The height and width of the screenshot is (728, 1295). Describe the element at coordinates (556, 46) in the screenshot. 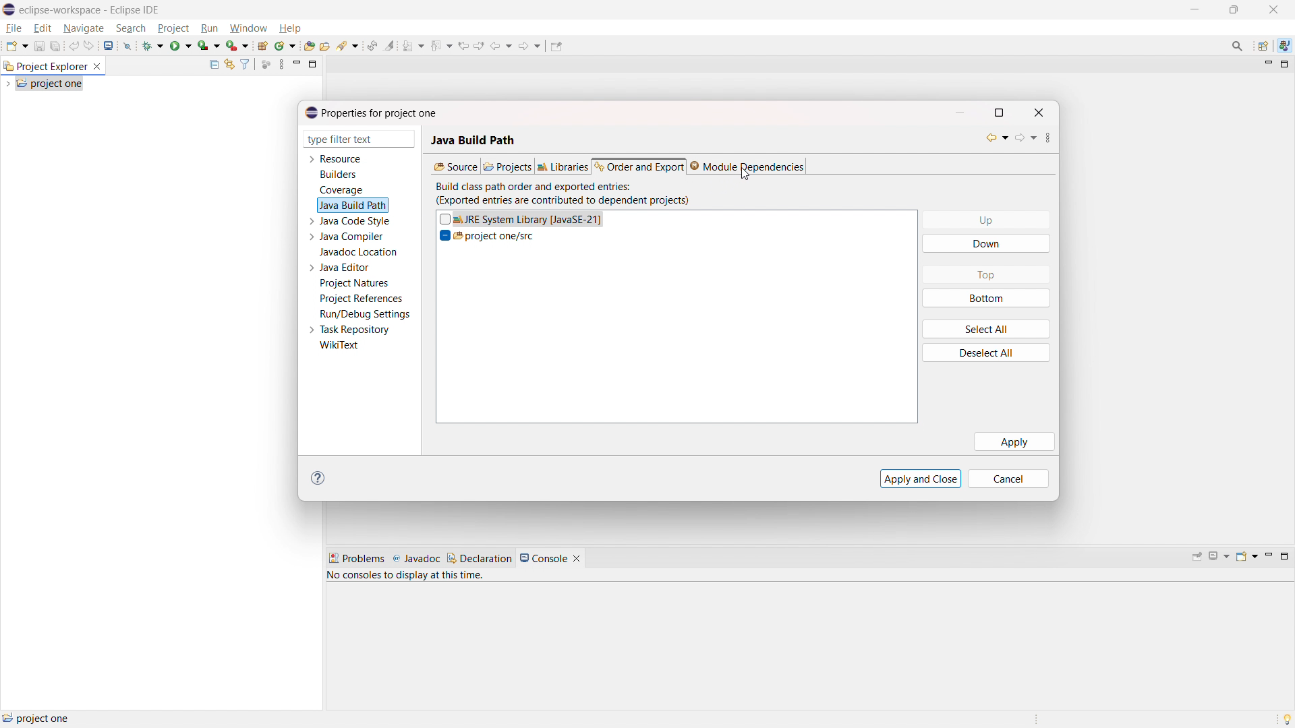

I see `pin editor` at that location.